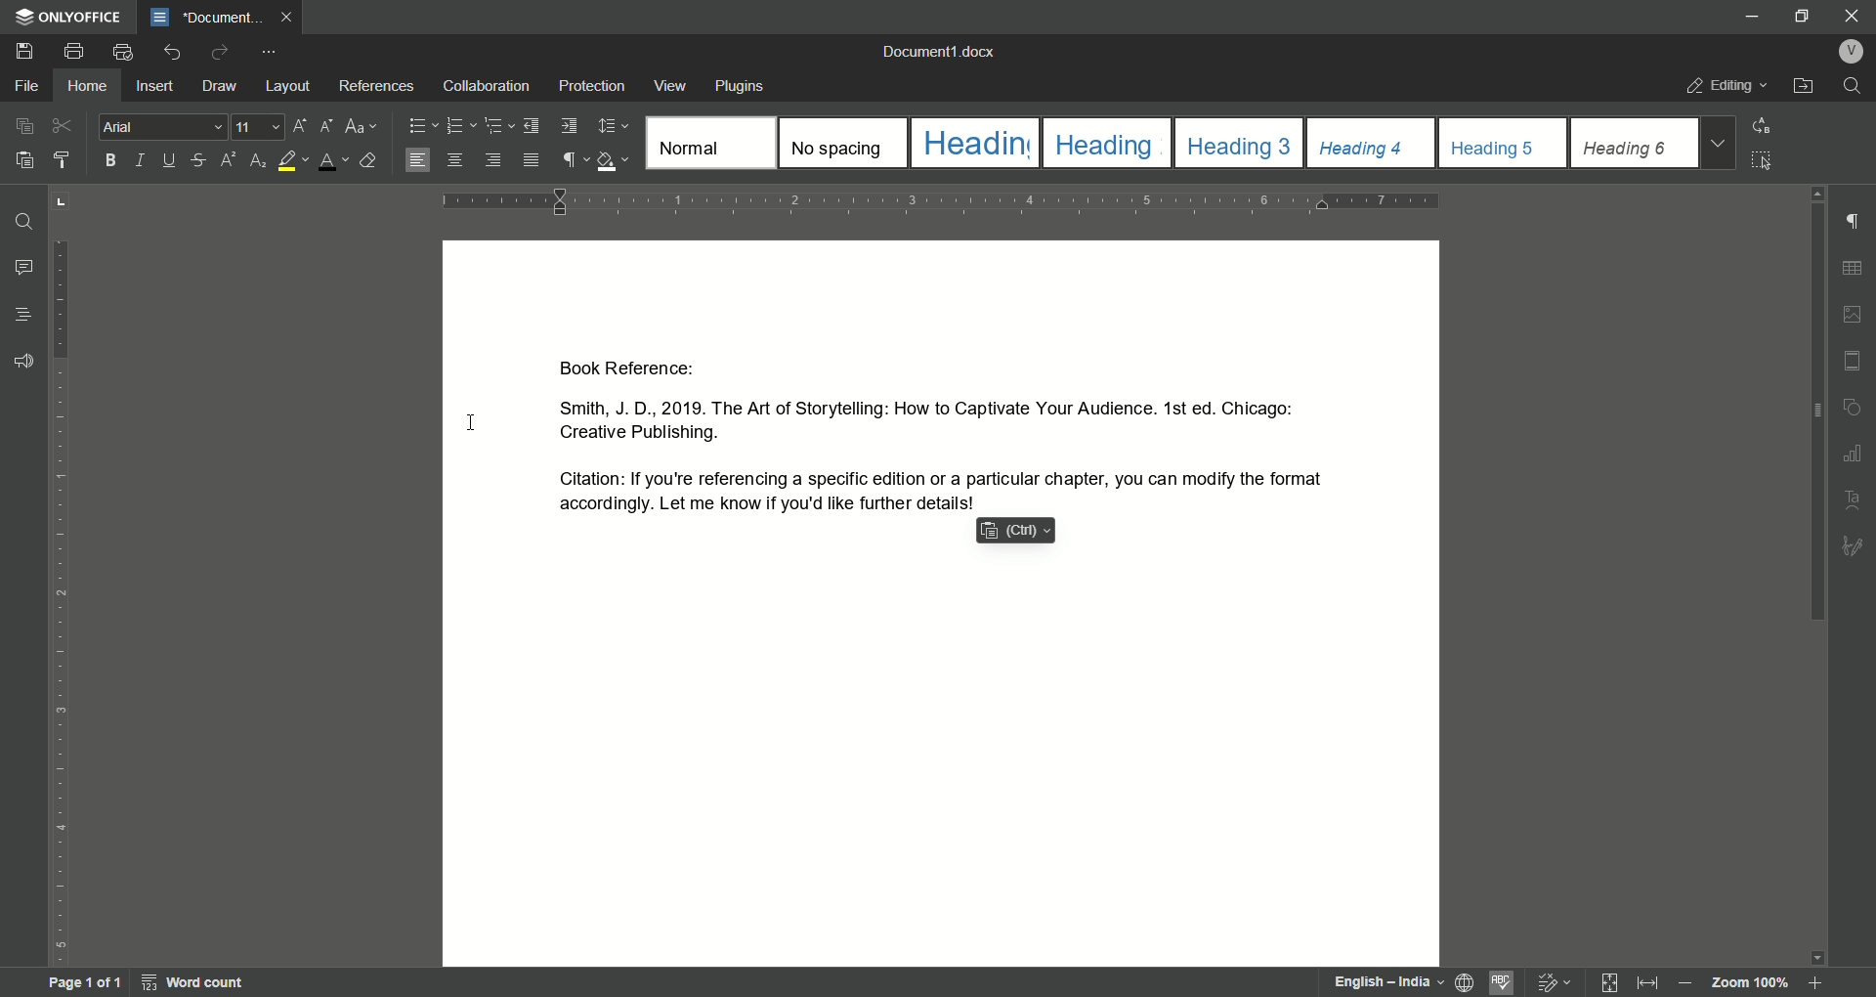  Describe the element at coordinates (1634, 142) in the screenshot. I see `headings` at that location.